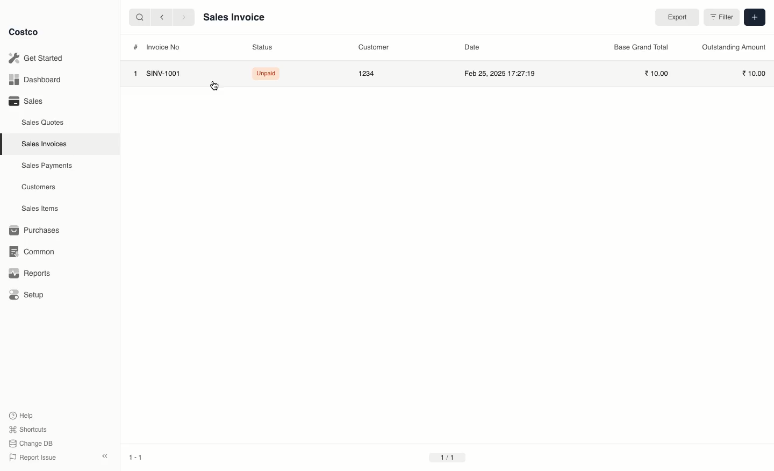 The image size is (774, 471). What do you see at coordinates (641, 47) in the screenshot?
I see `‘Base Grand Total` at bounding box center [641, 47].